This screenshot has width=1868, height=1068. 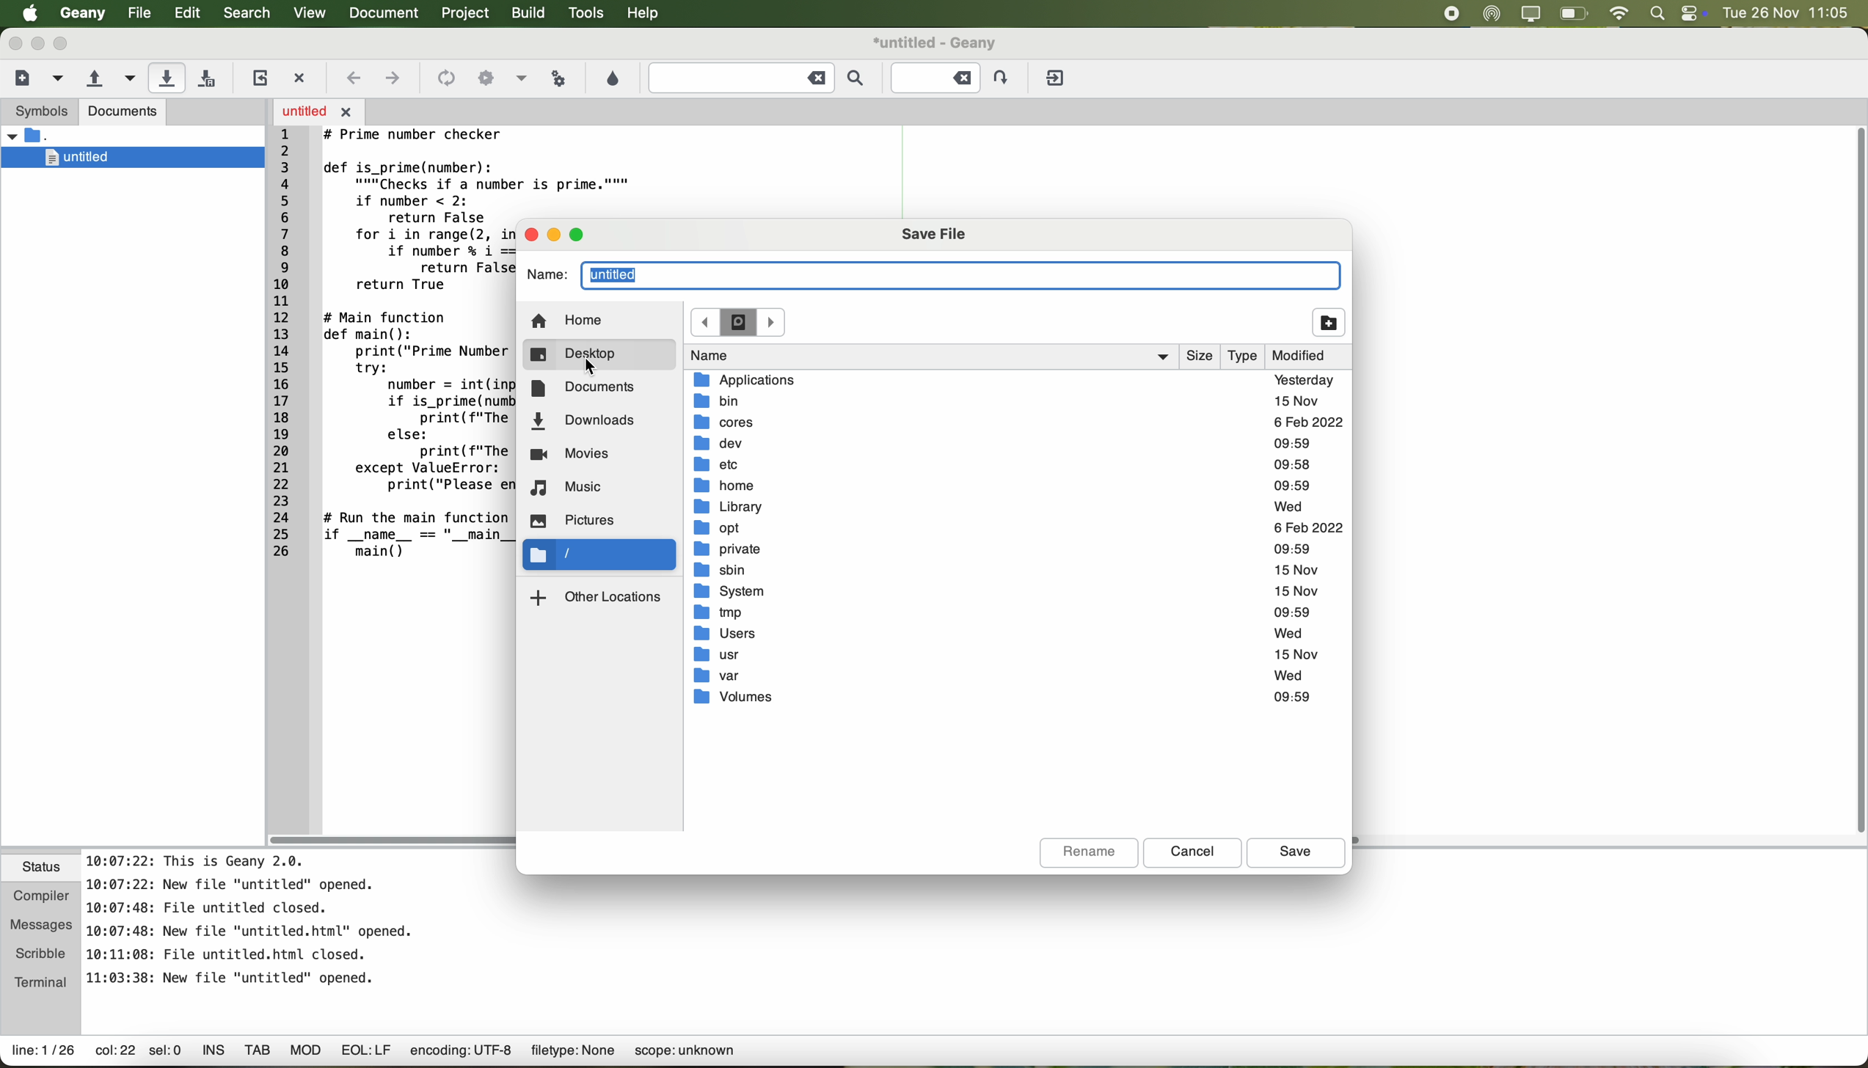 I want to click on navigate back, so click(x=706, y=321).